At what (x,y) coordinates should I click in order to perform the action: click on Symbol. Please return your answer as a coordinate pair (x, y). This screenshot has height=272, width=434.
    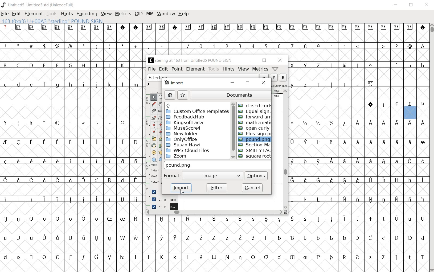
    Looking at the image, I should click on (58, 142).